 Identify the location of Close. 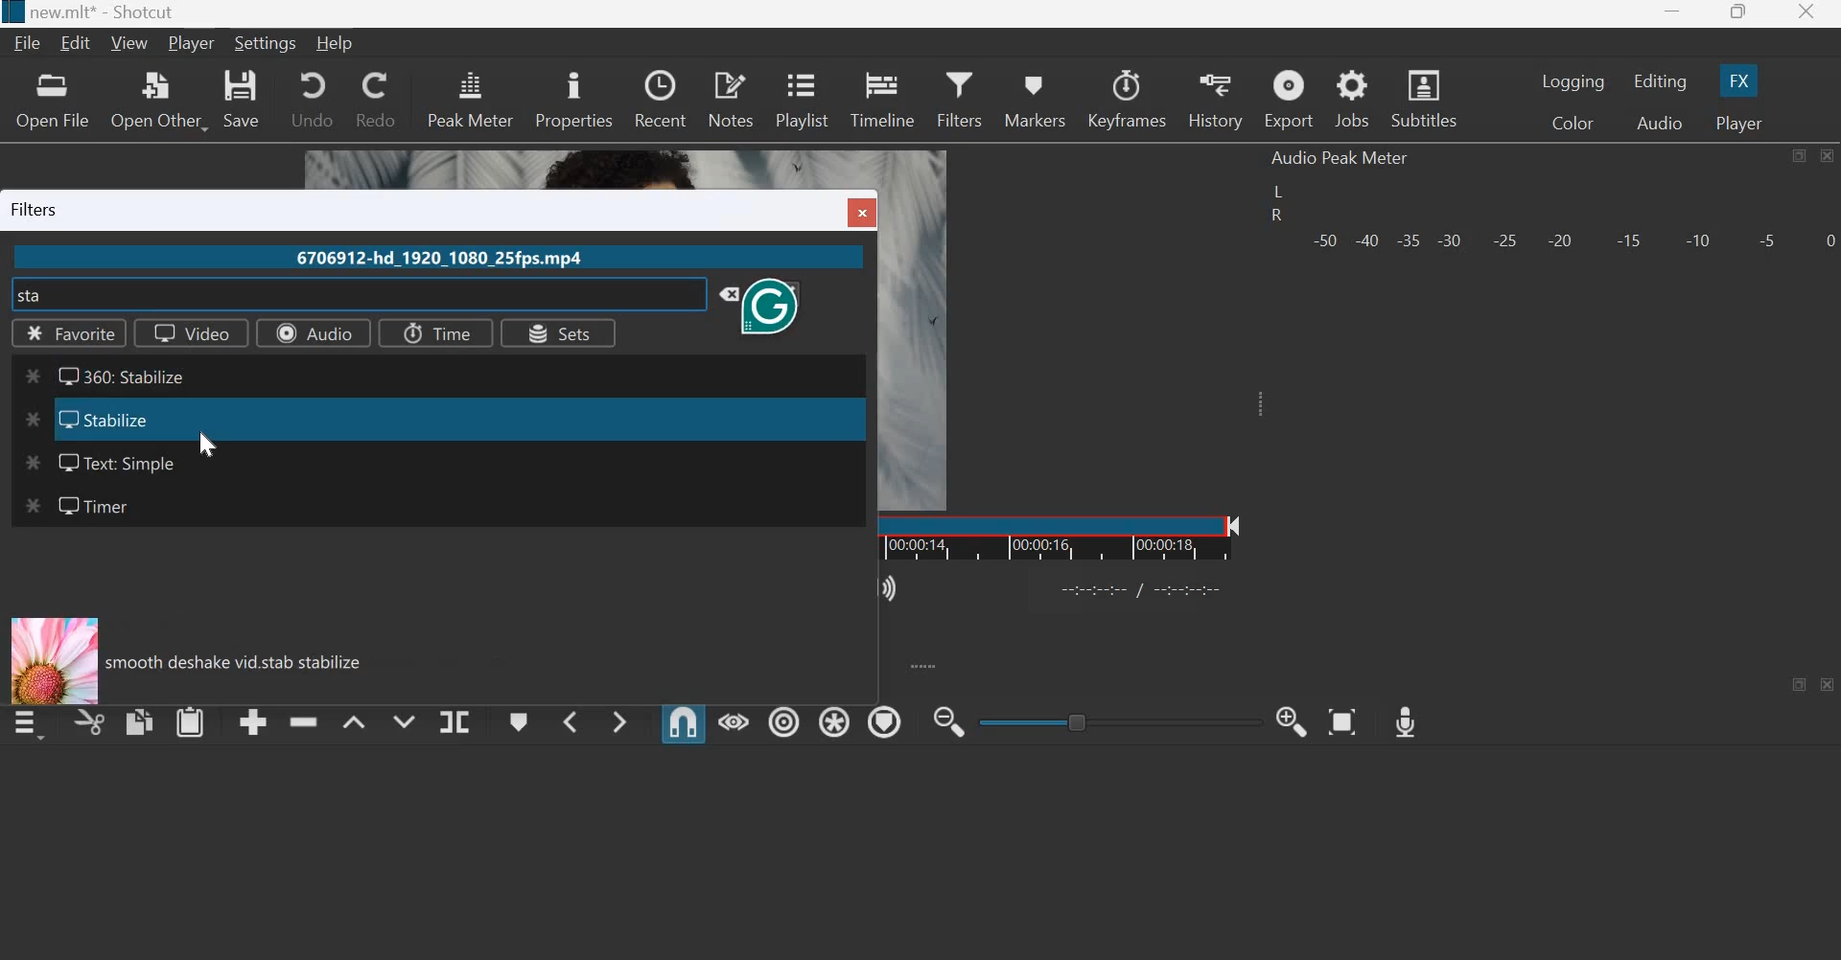
(1829, 156).